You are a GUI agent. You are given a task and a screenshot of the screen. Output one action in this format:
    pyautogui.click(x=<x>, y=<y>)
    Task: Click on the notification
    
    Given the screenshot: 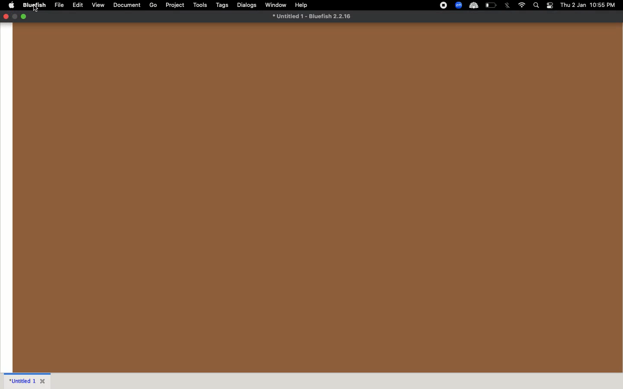 What is the action you would take?
    pyautogui.click(x=550, y=6)
    